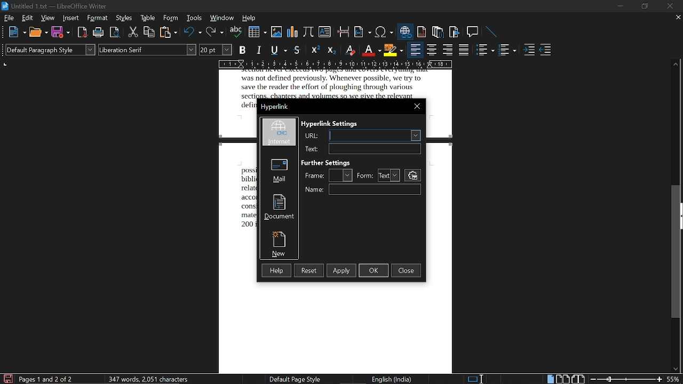 The height and width of the screenshot is (384, 683). What do you see at coordinates (486, 51) in the screenshot?
I see `toggle ordered list` at bounding box center [486, 51].